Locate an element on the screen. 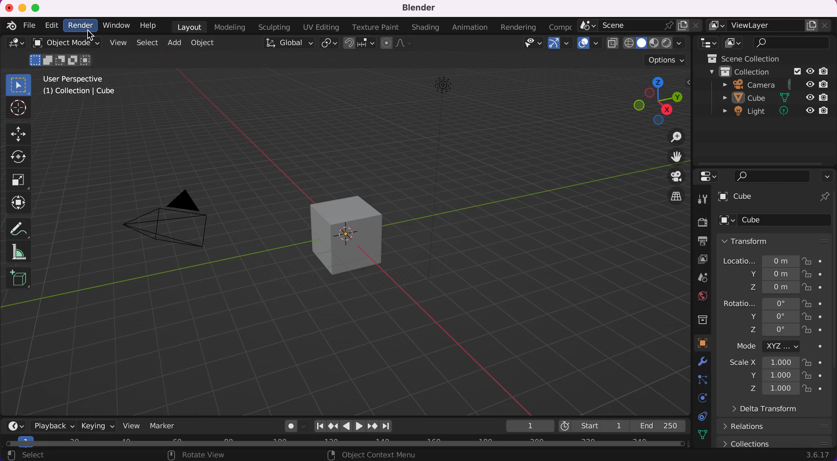 This screenshot has width=837, height=461. select is located at coordinates (41, 454).